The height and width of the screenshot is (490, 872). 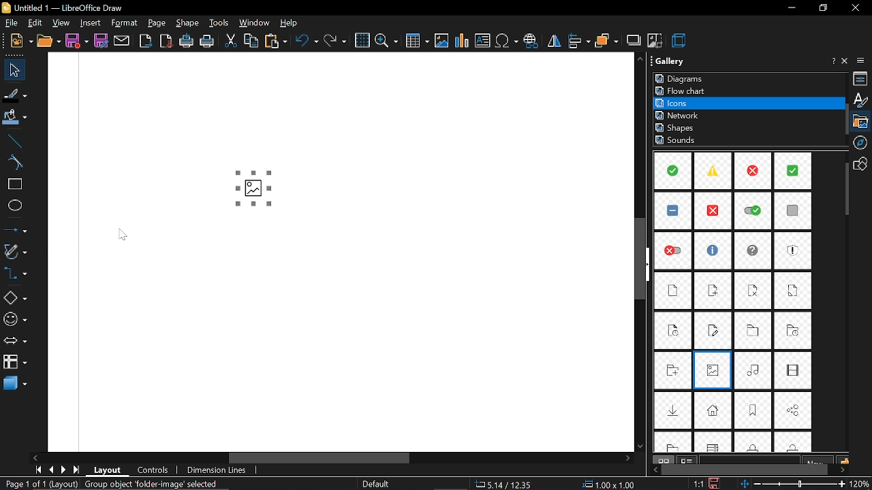 What do you see at coordinates (677, 141) in the screenshot?
I see `sounds` at bounding box center [677, 141].